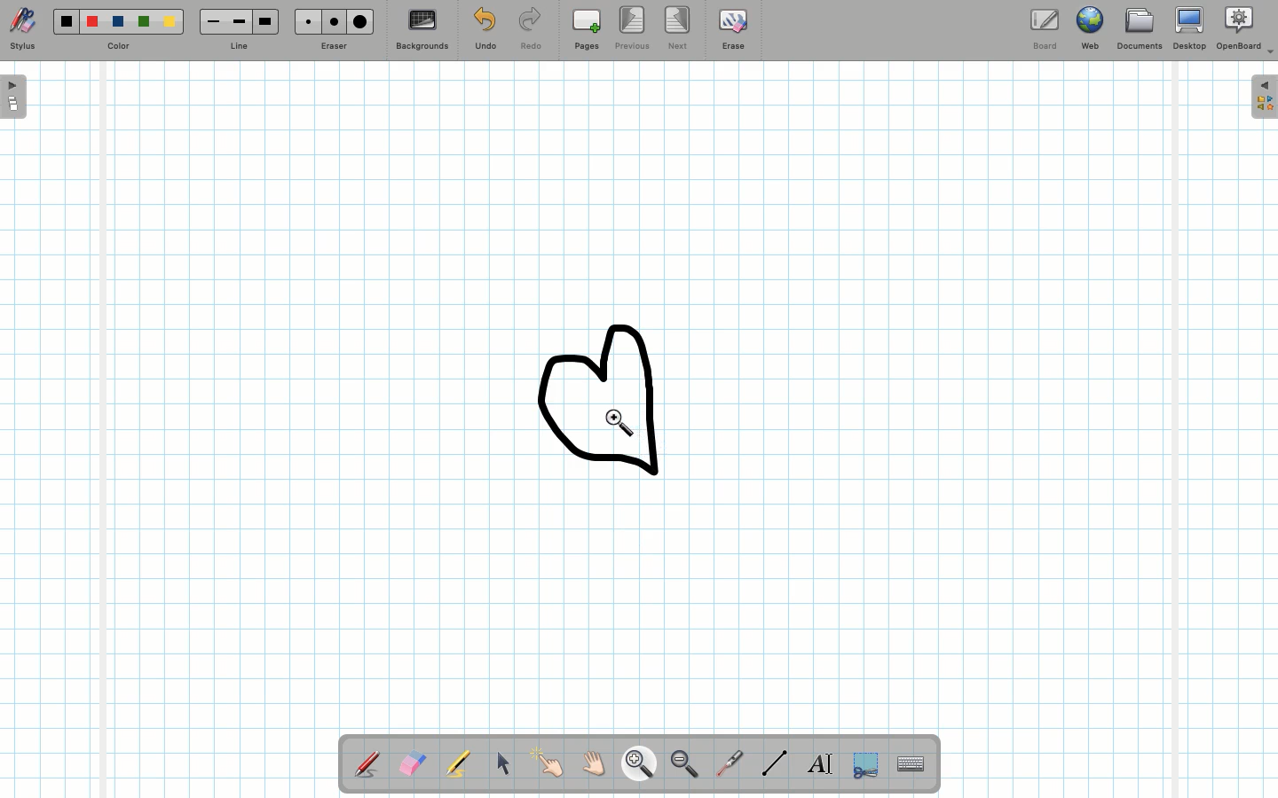  Describe the element at coordinates (335, 28) in the screenshot. I see `Eraser` at that location.